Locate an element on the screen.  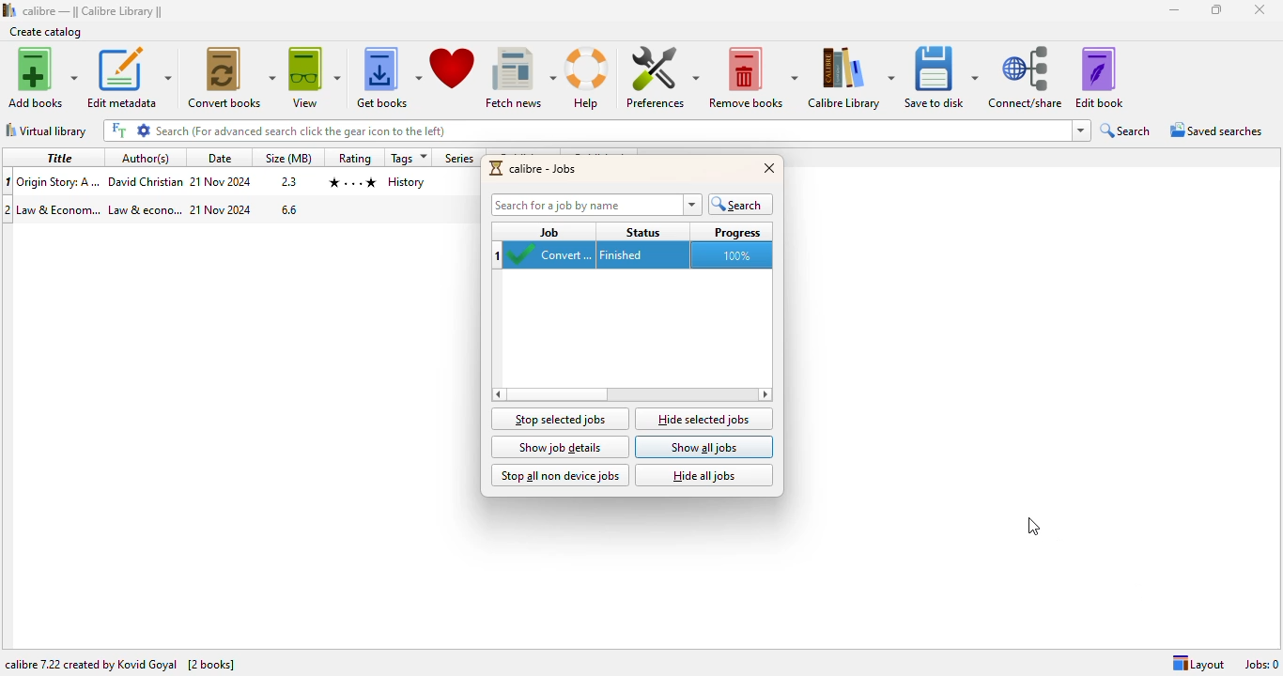
preferences is located at coordinates (662, 77).